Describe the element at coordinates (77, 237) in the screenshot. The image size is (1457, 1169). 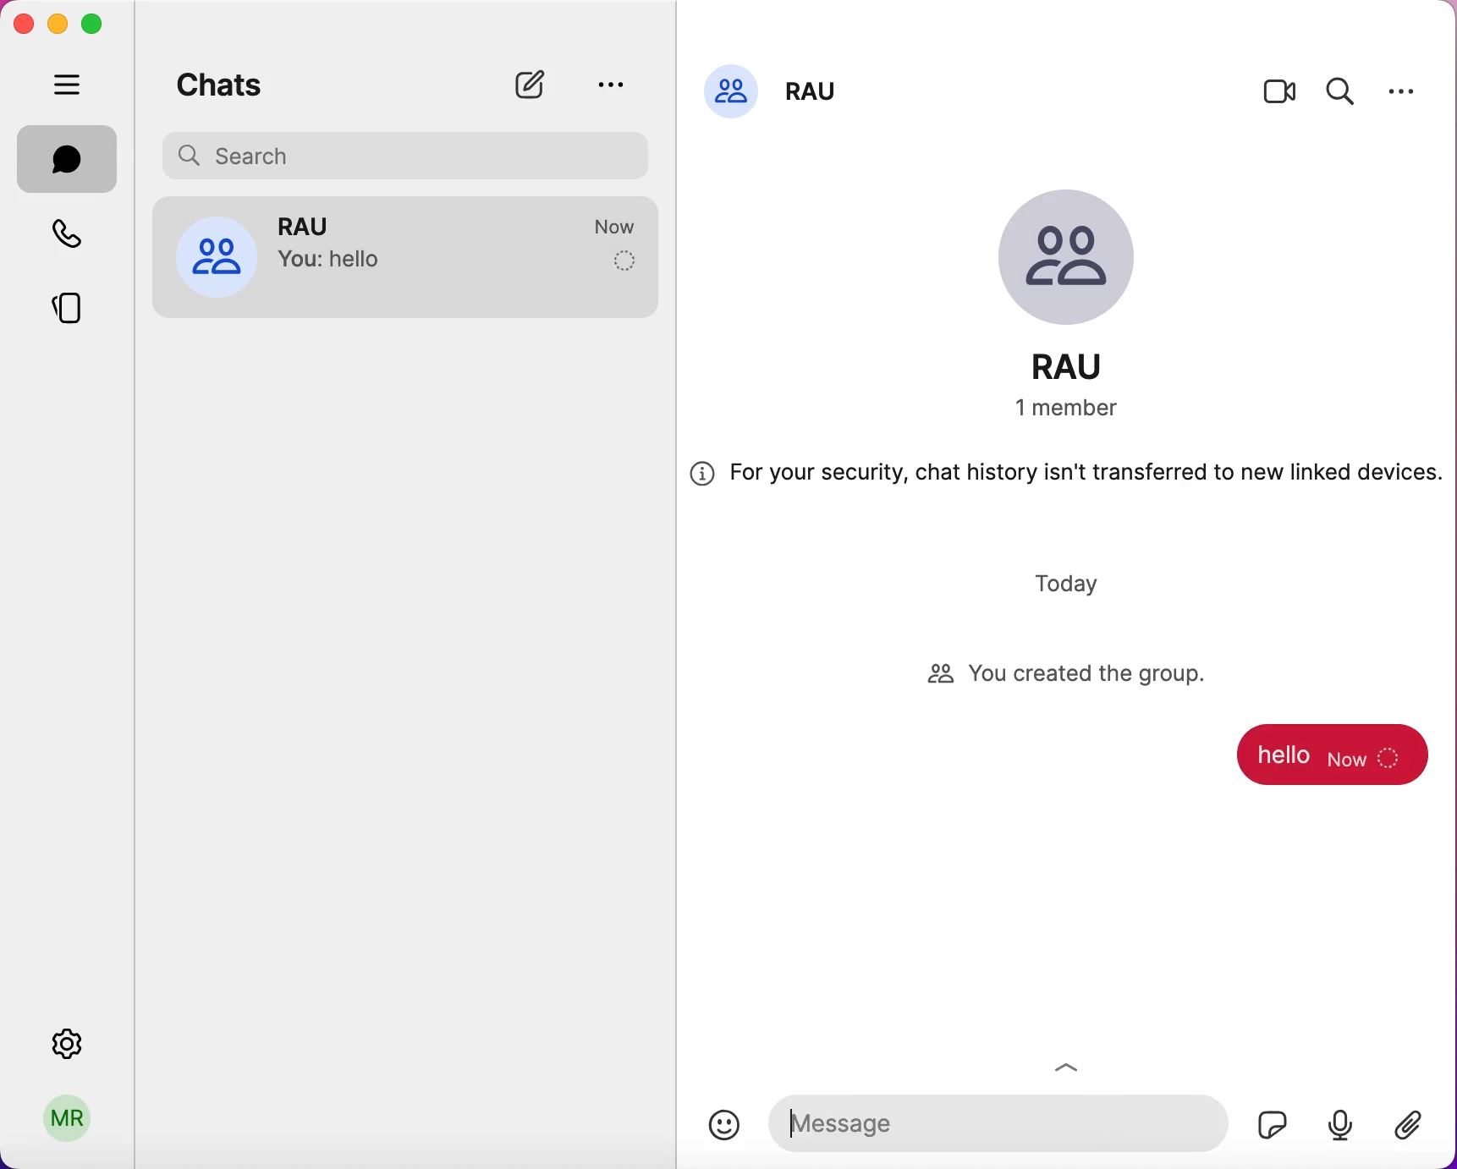
I see `calls` at that location.